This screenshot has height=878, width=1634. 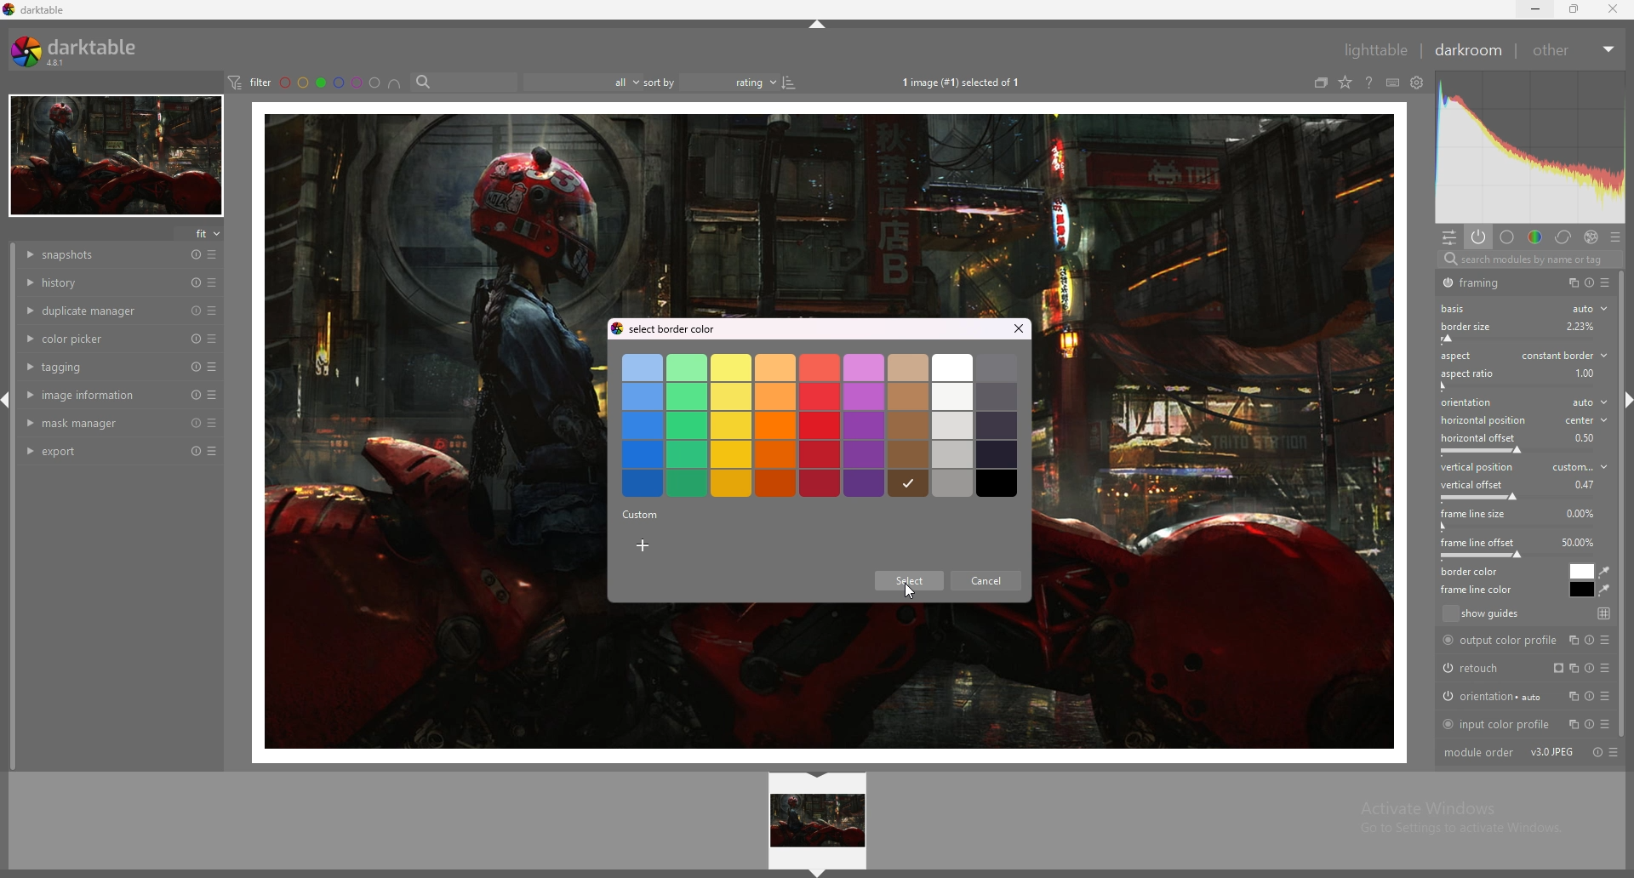 I want to click on reset, so click(x=197, y=396).